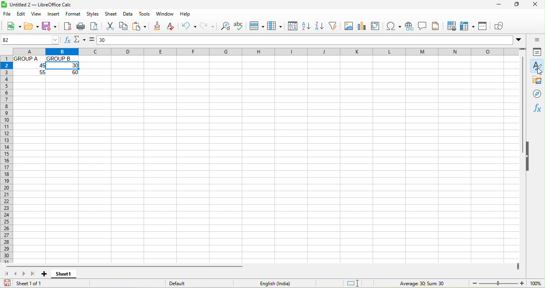  Describe the element at coordinates (34, 275) in the screenshot. I see `last sheet` at that location.